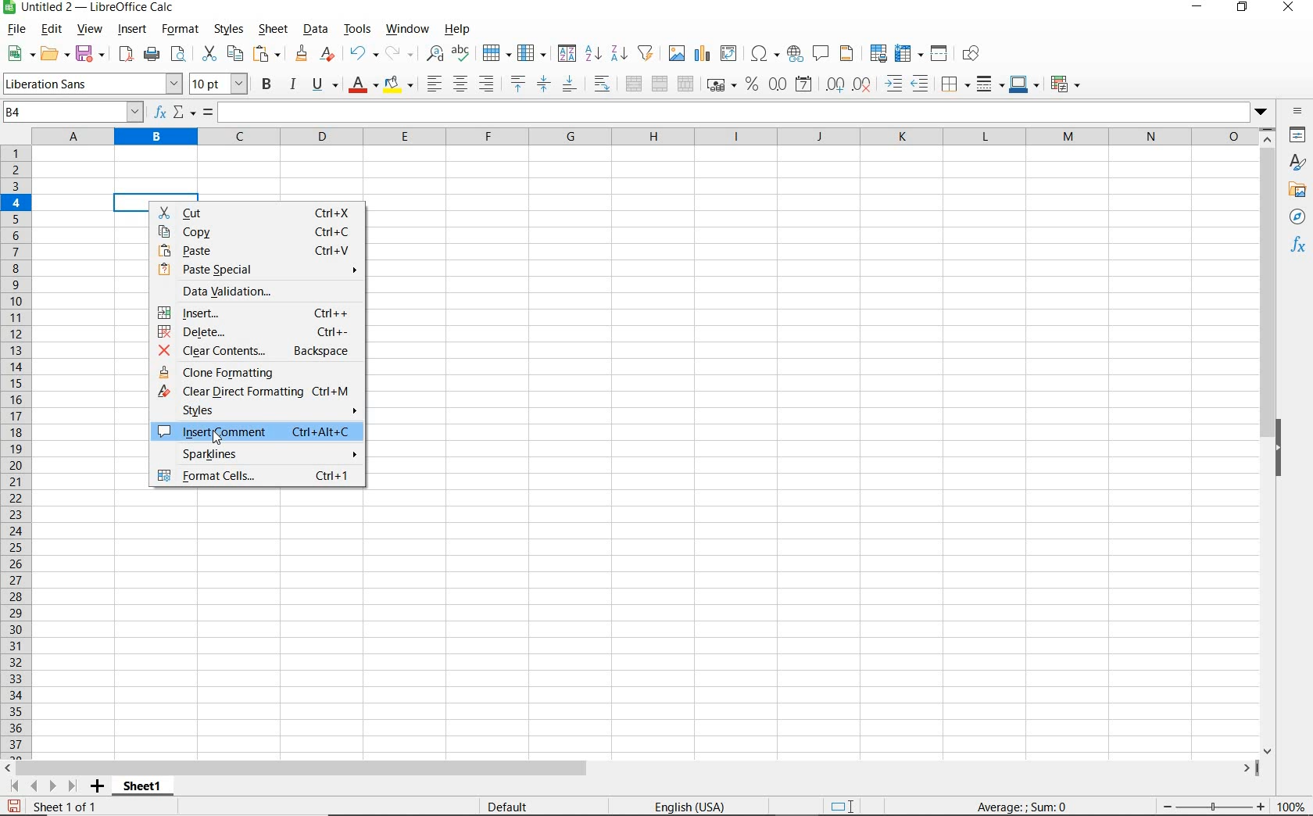 Image resolution: width=1313 pixels, height=816 pixels. I want to click on clear contents, so click(257, 353).